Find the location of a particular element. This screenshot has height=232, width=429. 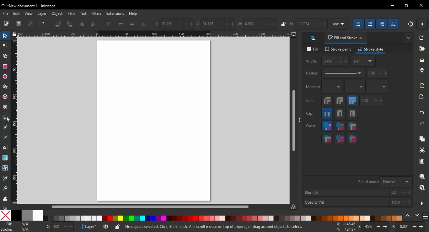

shape builder tool is located at coordinates (4, 56).